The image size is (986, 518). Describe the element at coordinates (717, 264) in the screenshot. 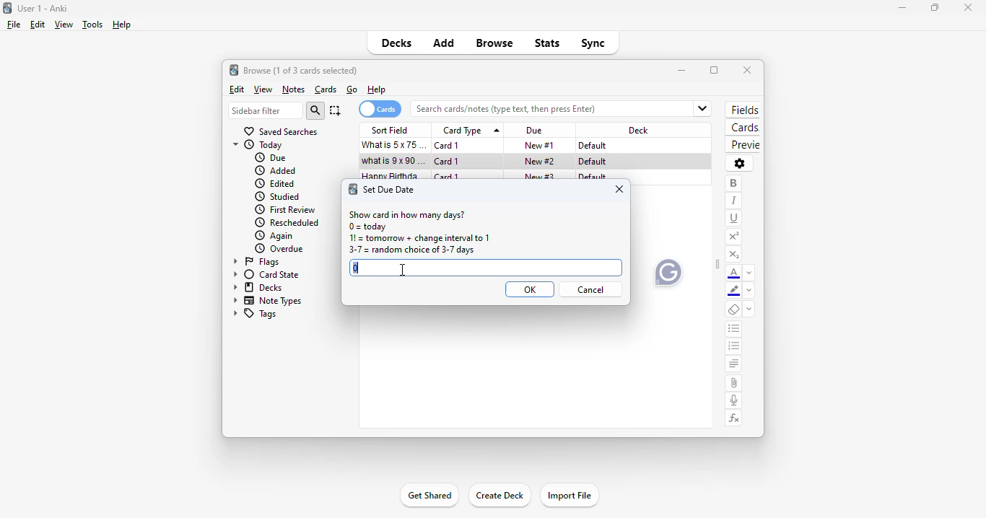

I see `toggle sidebar` at that location.